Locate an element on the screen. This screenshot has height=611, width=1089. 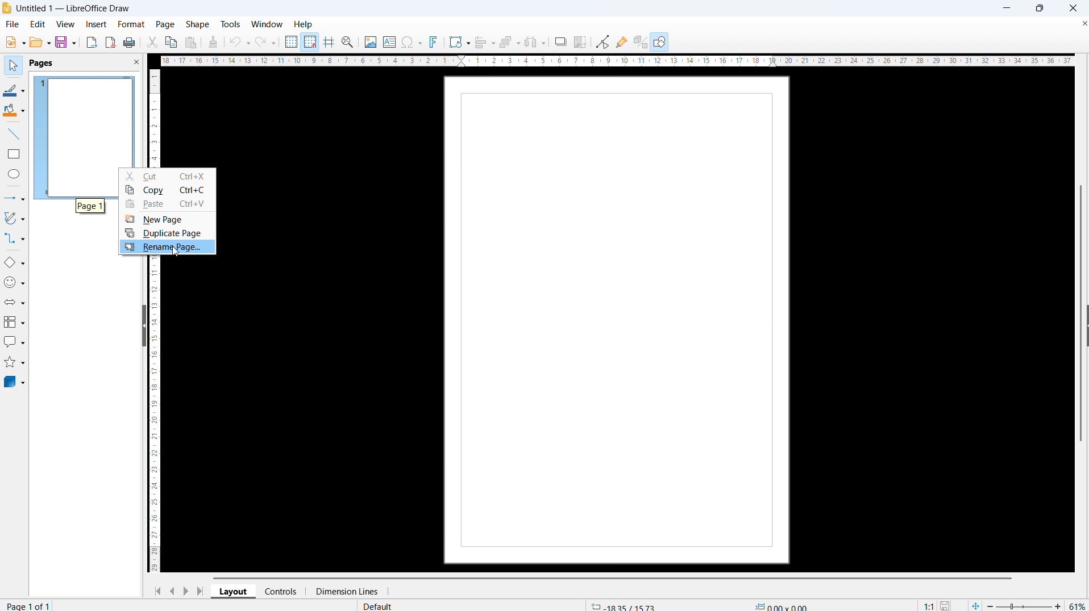
crop is located at coordinates (581, 41).